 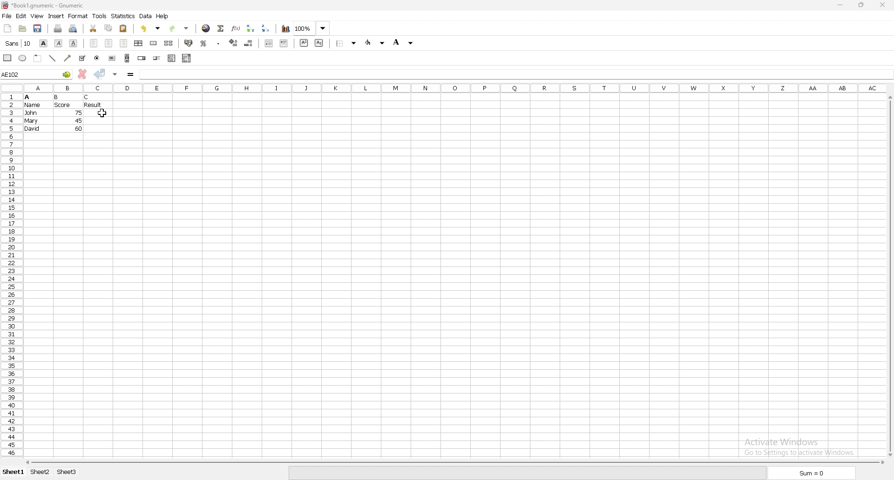 I want to click on increase indent, so click(x=284, y=43).